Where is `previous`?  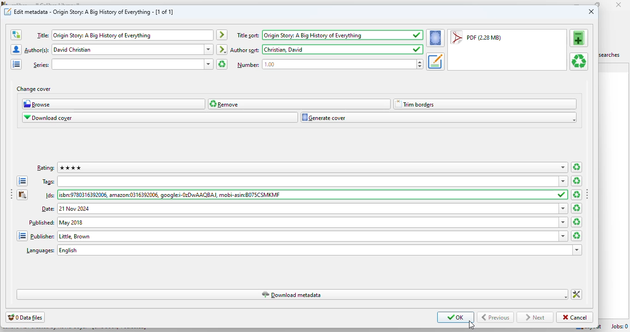 previous is located at coordinates (495, 317).